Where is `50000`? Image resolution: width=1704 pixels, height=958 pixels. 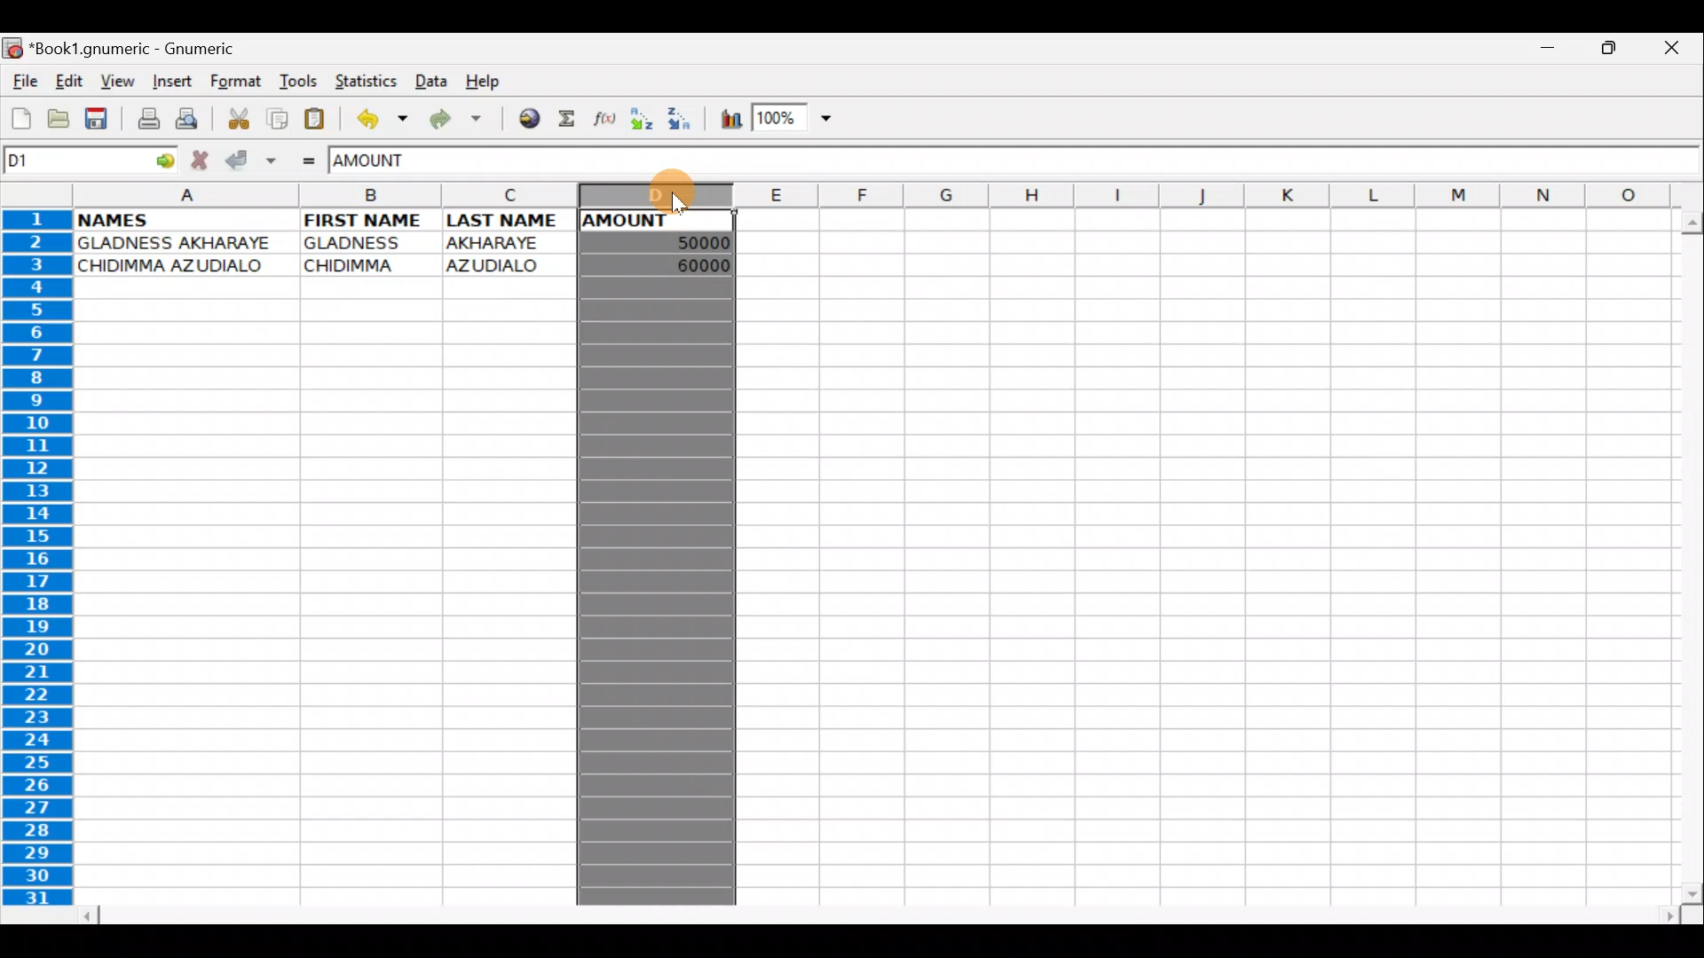
50000 is located at coordinates (677, 241).